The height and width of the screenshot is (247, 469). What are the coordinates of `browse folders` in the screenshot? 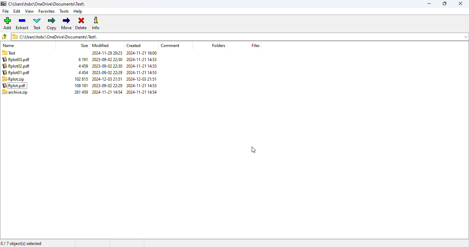 It's located at (4, 36).